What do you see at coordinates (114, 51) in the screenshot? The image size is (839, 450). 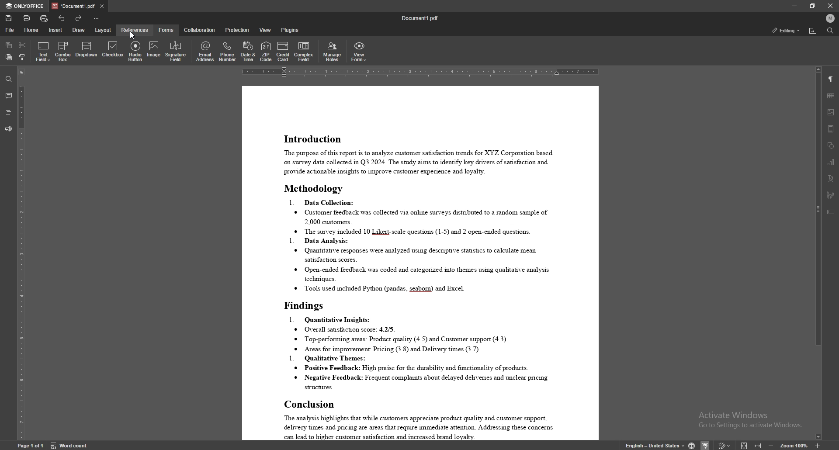 I see `checkbox` at bounding box center [114, 51].